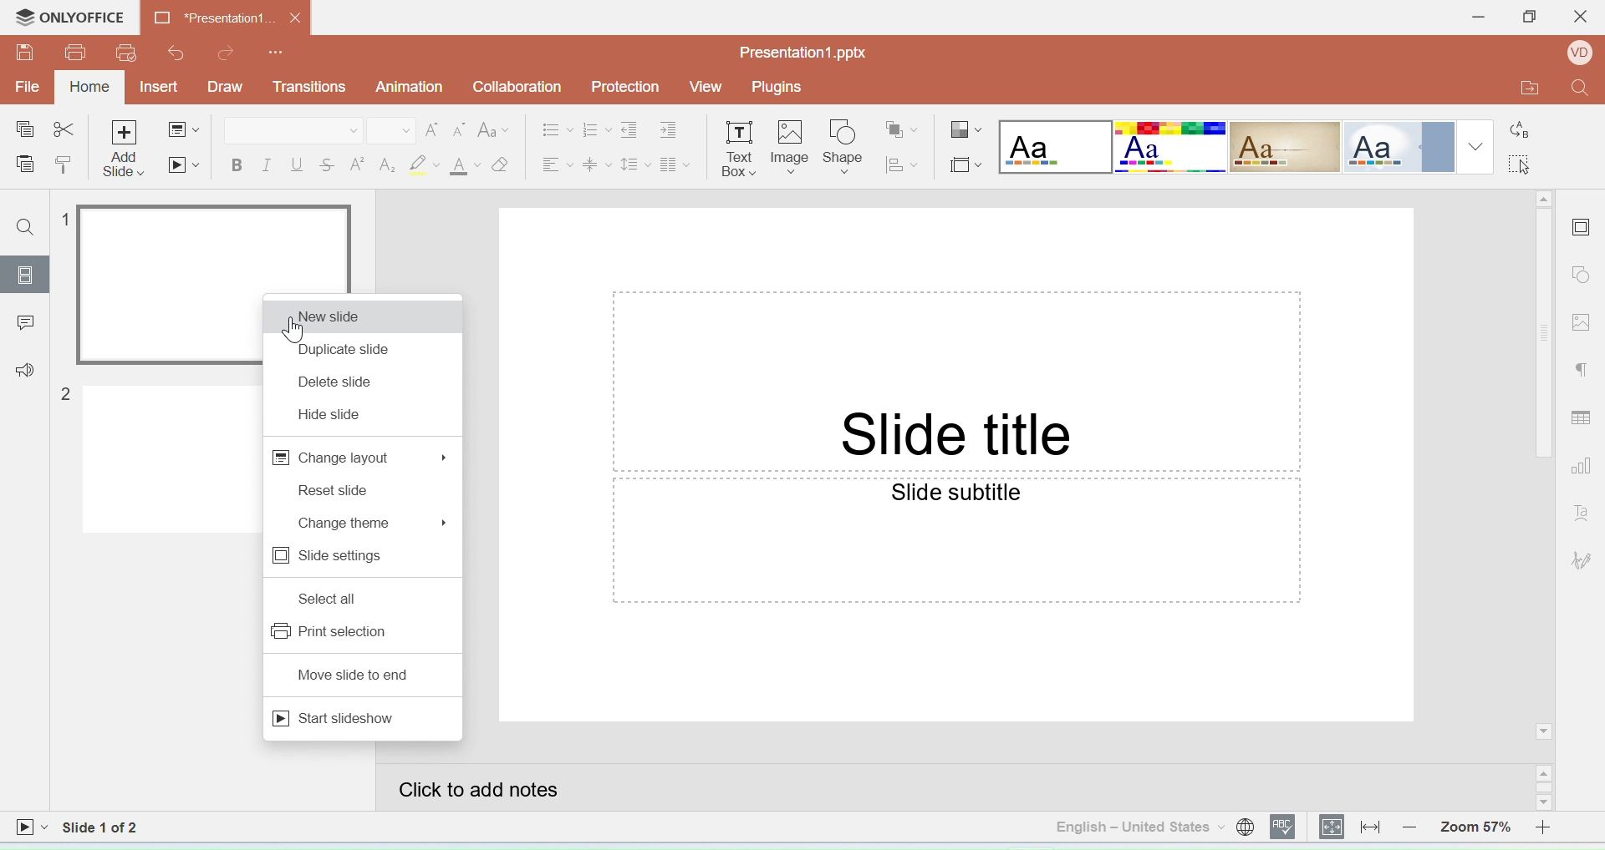 The image size is (1605, 850). I want to click on Cut, so click(64, 131).